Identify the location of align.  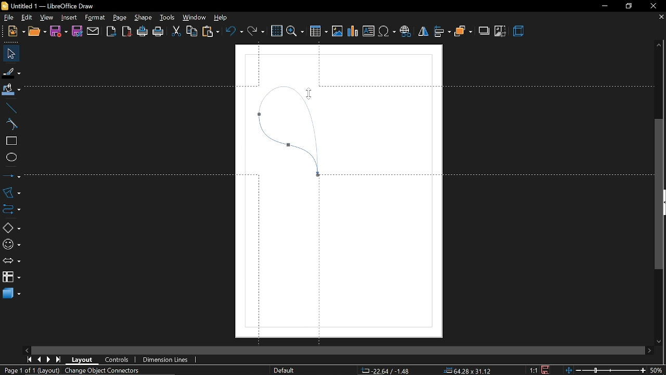
(442, 32).